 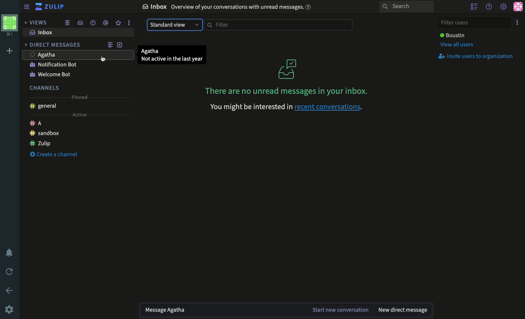 I want to click on Pinned, so click(x=78, y=97).